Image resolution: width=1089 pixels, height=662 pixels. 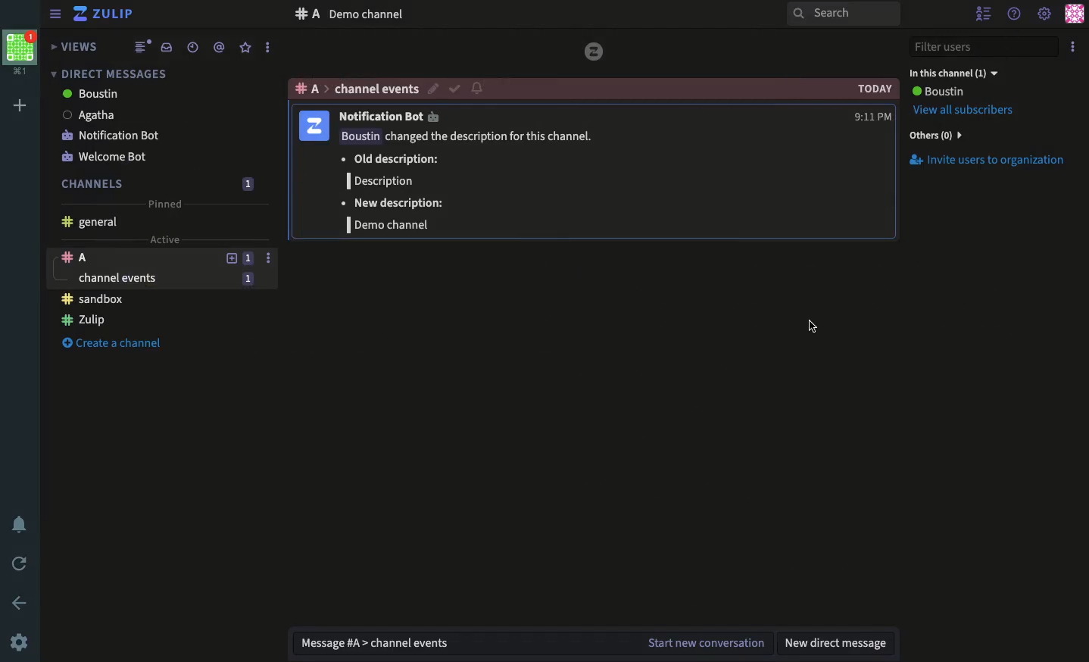 I want to click on others, so click(x=938, y=136).